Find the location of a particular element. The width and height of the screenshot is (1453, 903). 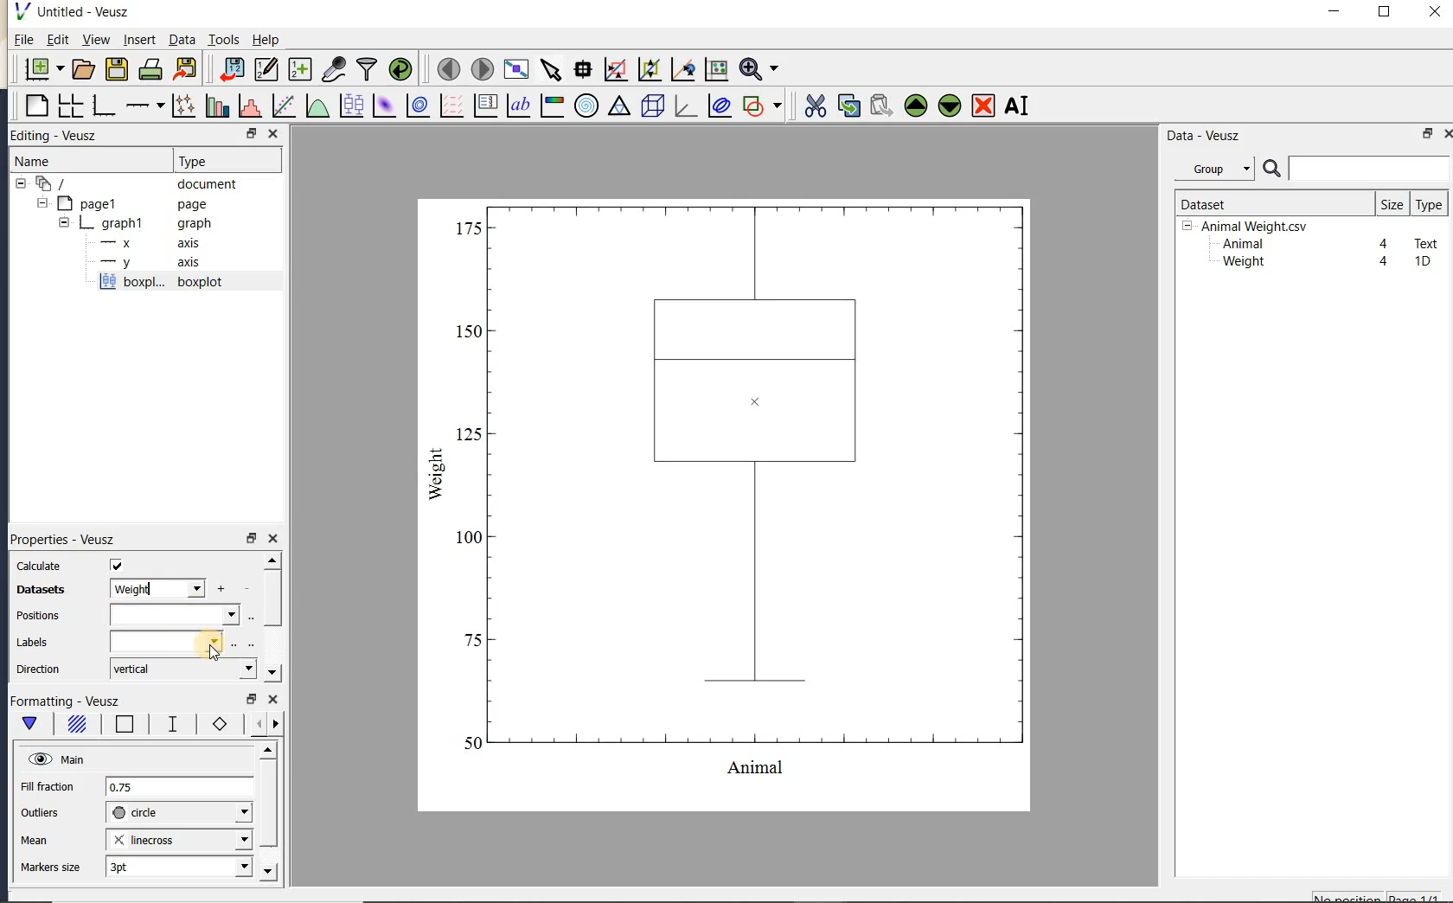

move the selected widget down is located at coordinates (950, 106).